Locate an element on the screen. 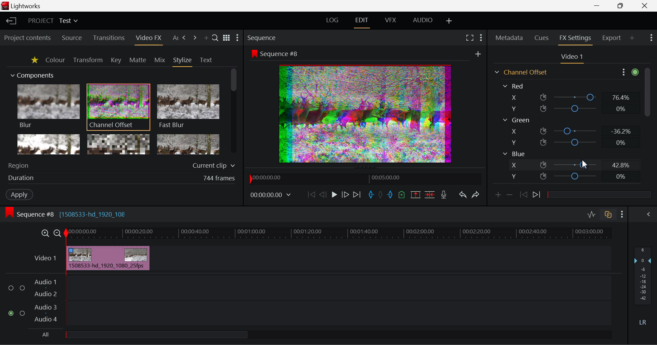 This screenshot has height=345, width=657. Red is located at coordinates (515, 85).